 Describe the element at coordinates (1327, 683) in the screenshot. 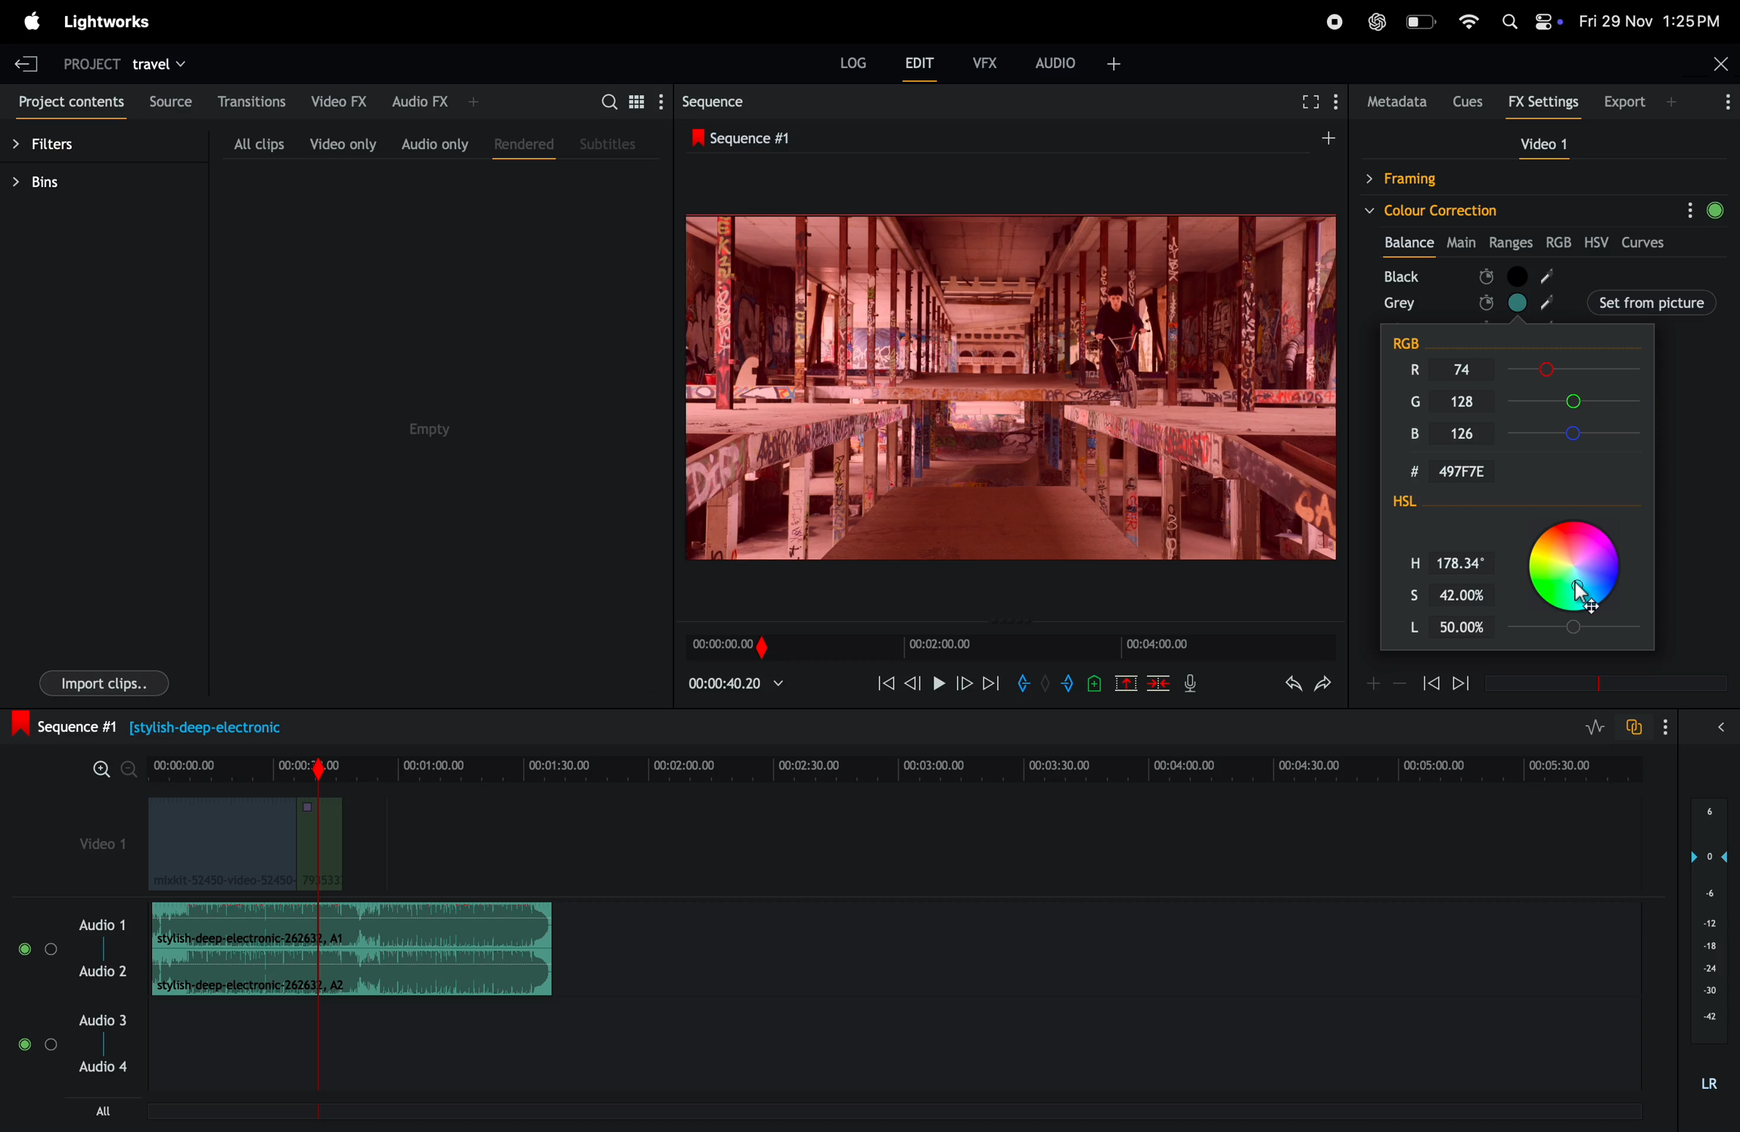

I see `redo` at that location.